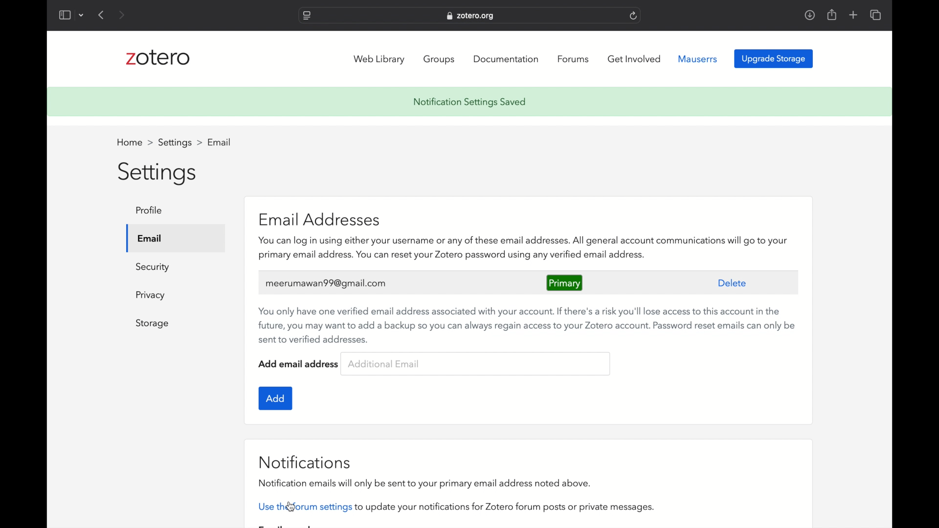 The width and height of the screenshot is (939, 528). Describe the element at coordinates (469, 102) in the screenshot. I see `notification settings saved` at that location.